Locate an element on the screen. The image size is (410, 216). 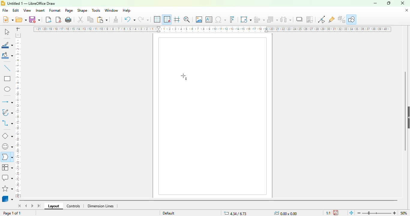
cursor is located at coordinates (184, 76).